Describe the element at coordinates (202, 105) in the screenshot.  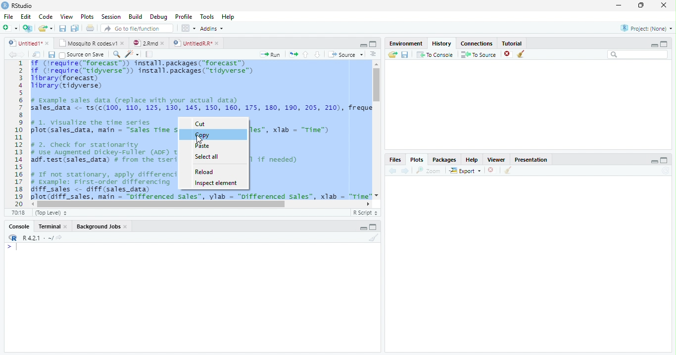
I see `# Example sales data (replace with your actual data)
sales_data <- ts(c(100, 110, 125, 130, 145, 150, 160, 175, 180, 190, 205, 210), freque` at that location.